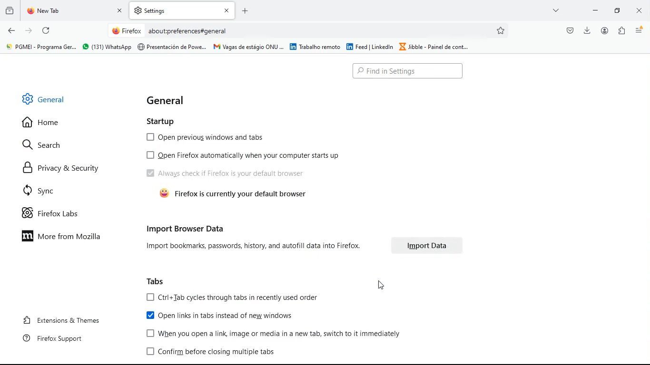 This screenshot has width=650, height=365. What do you see at coordinates (227, 173) in the screenshot?
I see `Always check if Firefox is your default browser` at bounding box center [227, 173].